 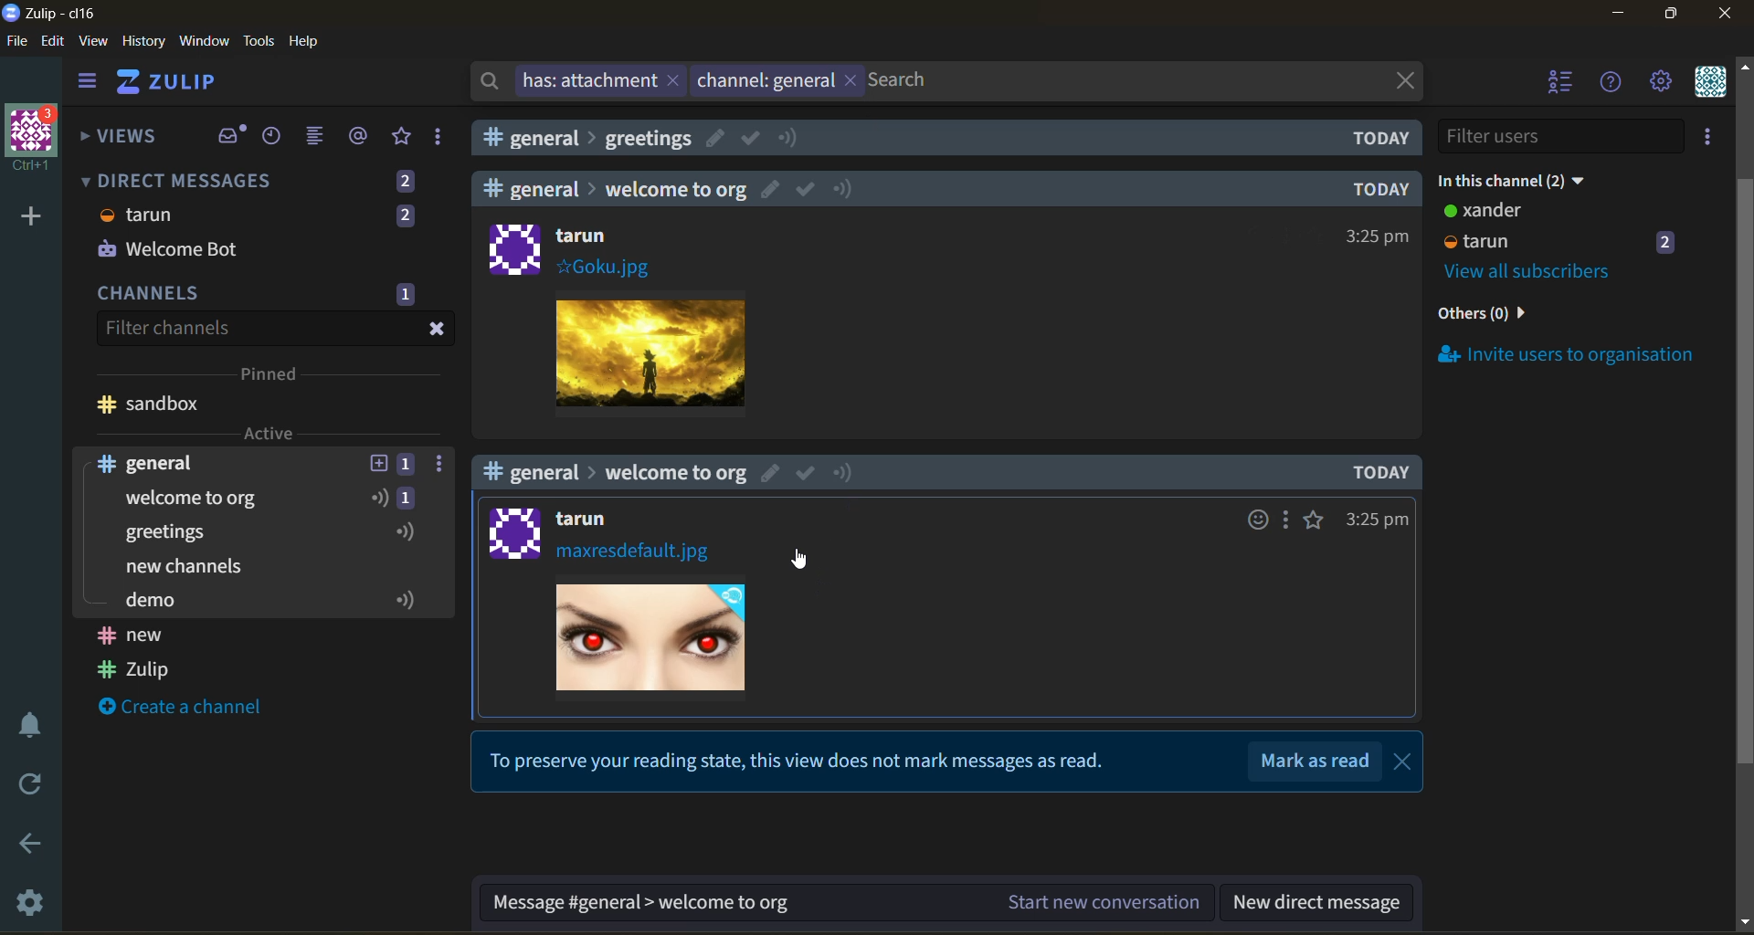 What do you see at coordinates (132, 634) in the screenshot?
I see `# new` at bounding box center [132, 634].